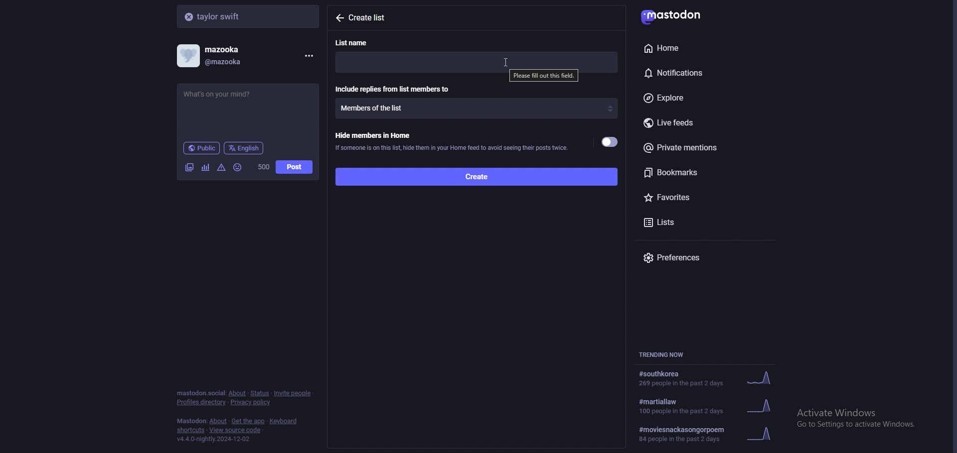 Image resolution: width=957 pixels, height=453 pixels. I want to click on create, so click(476, 176).